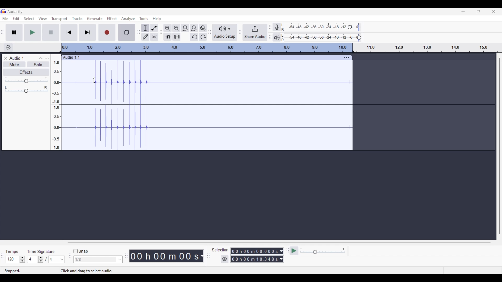  I want to click on Type in snap, so click(95, 260).